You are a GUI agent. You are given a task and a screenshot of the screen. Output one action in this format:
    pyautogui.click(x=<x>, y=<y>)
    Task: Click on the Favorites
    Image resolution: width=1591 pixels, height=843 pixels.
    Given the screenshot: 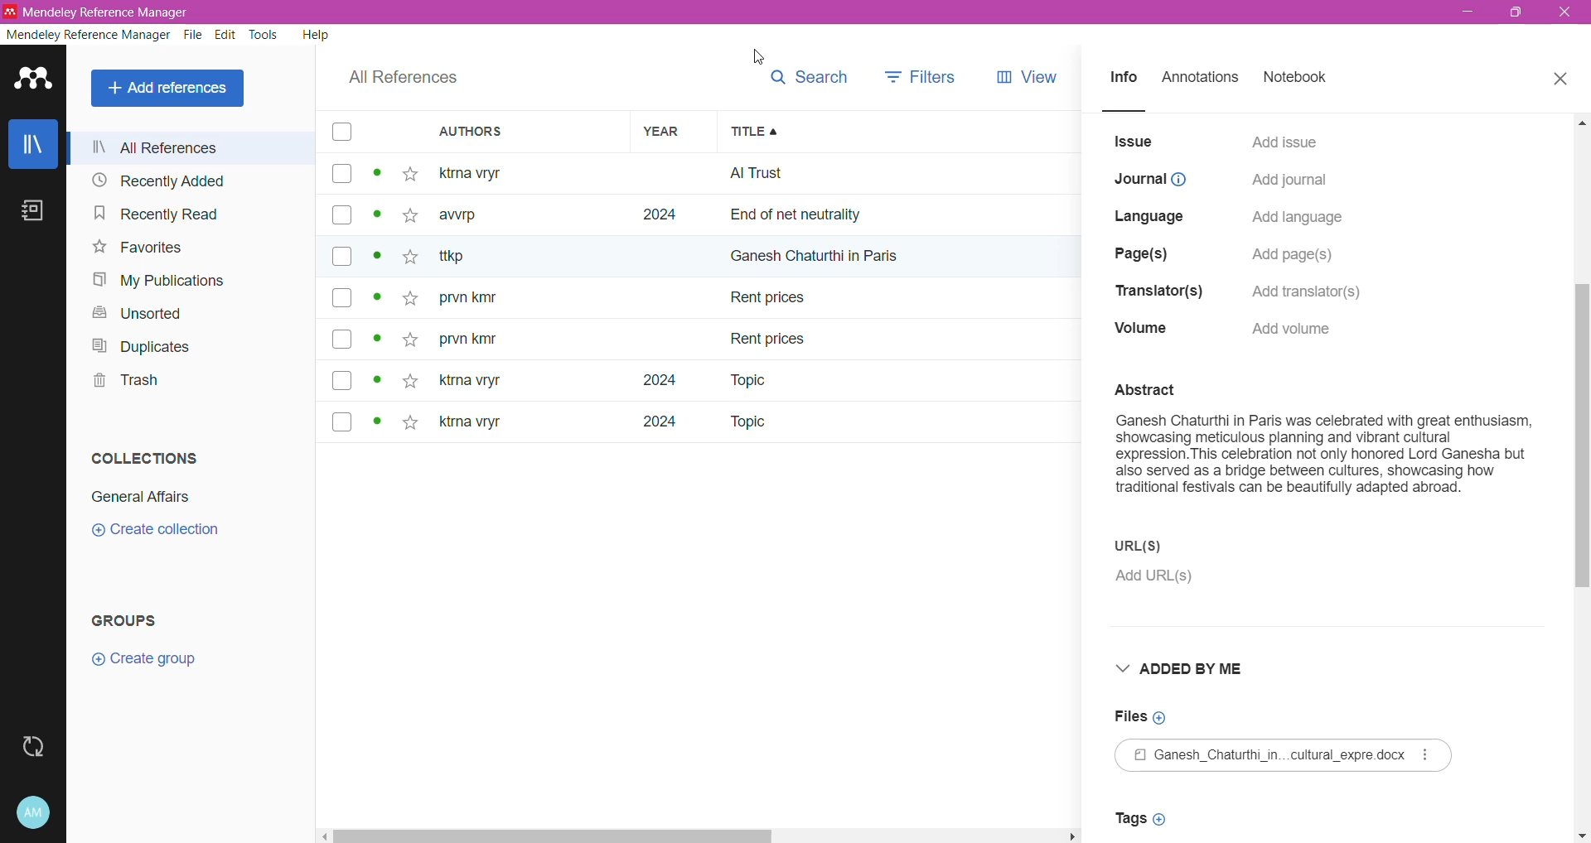 What is the action you would take?
    pyautogui.click(x=137, y=248)
    